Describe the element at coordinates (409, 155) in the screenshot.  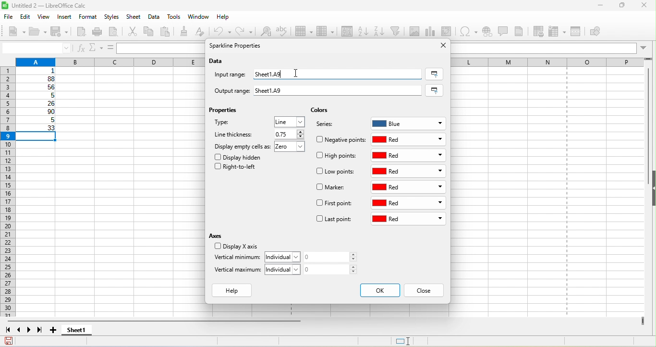
I see `red` at that location.